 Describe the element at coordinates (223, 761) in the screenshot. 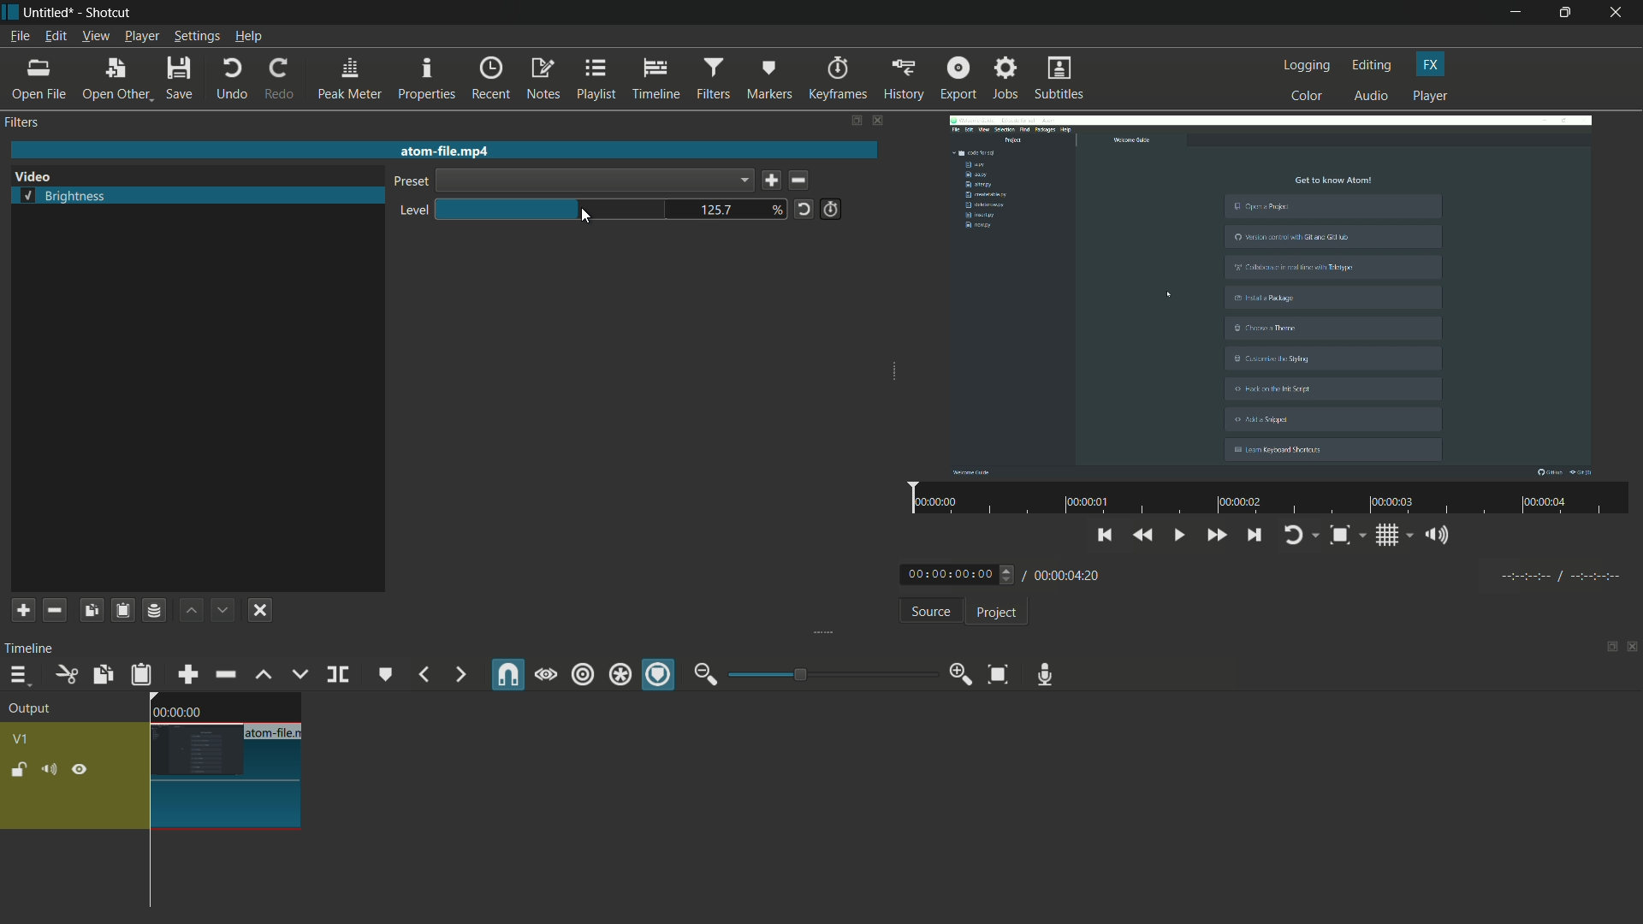

I see `video on timeline` at that location.